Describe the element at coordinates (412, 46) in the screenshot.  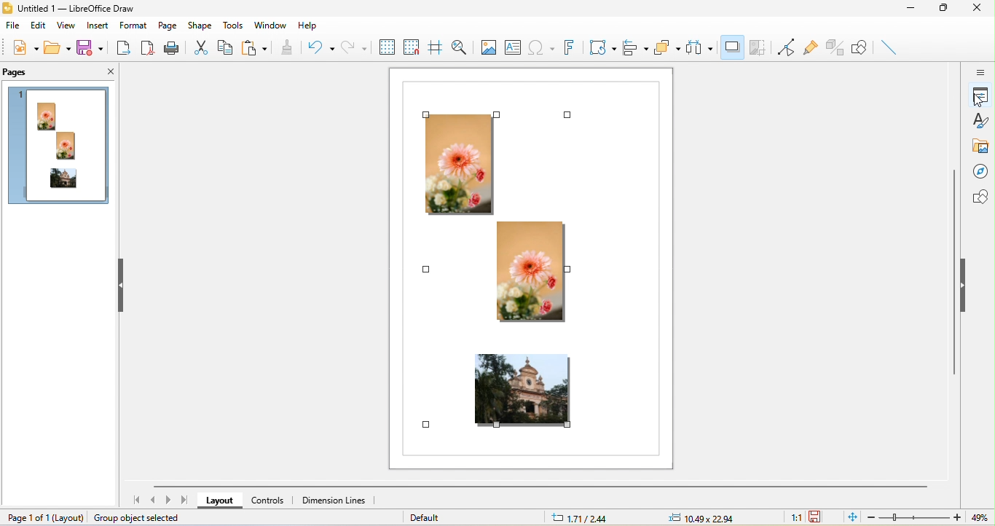
I see `snap to grids` at that location.